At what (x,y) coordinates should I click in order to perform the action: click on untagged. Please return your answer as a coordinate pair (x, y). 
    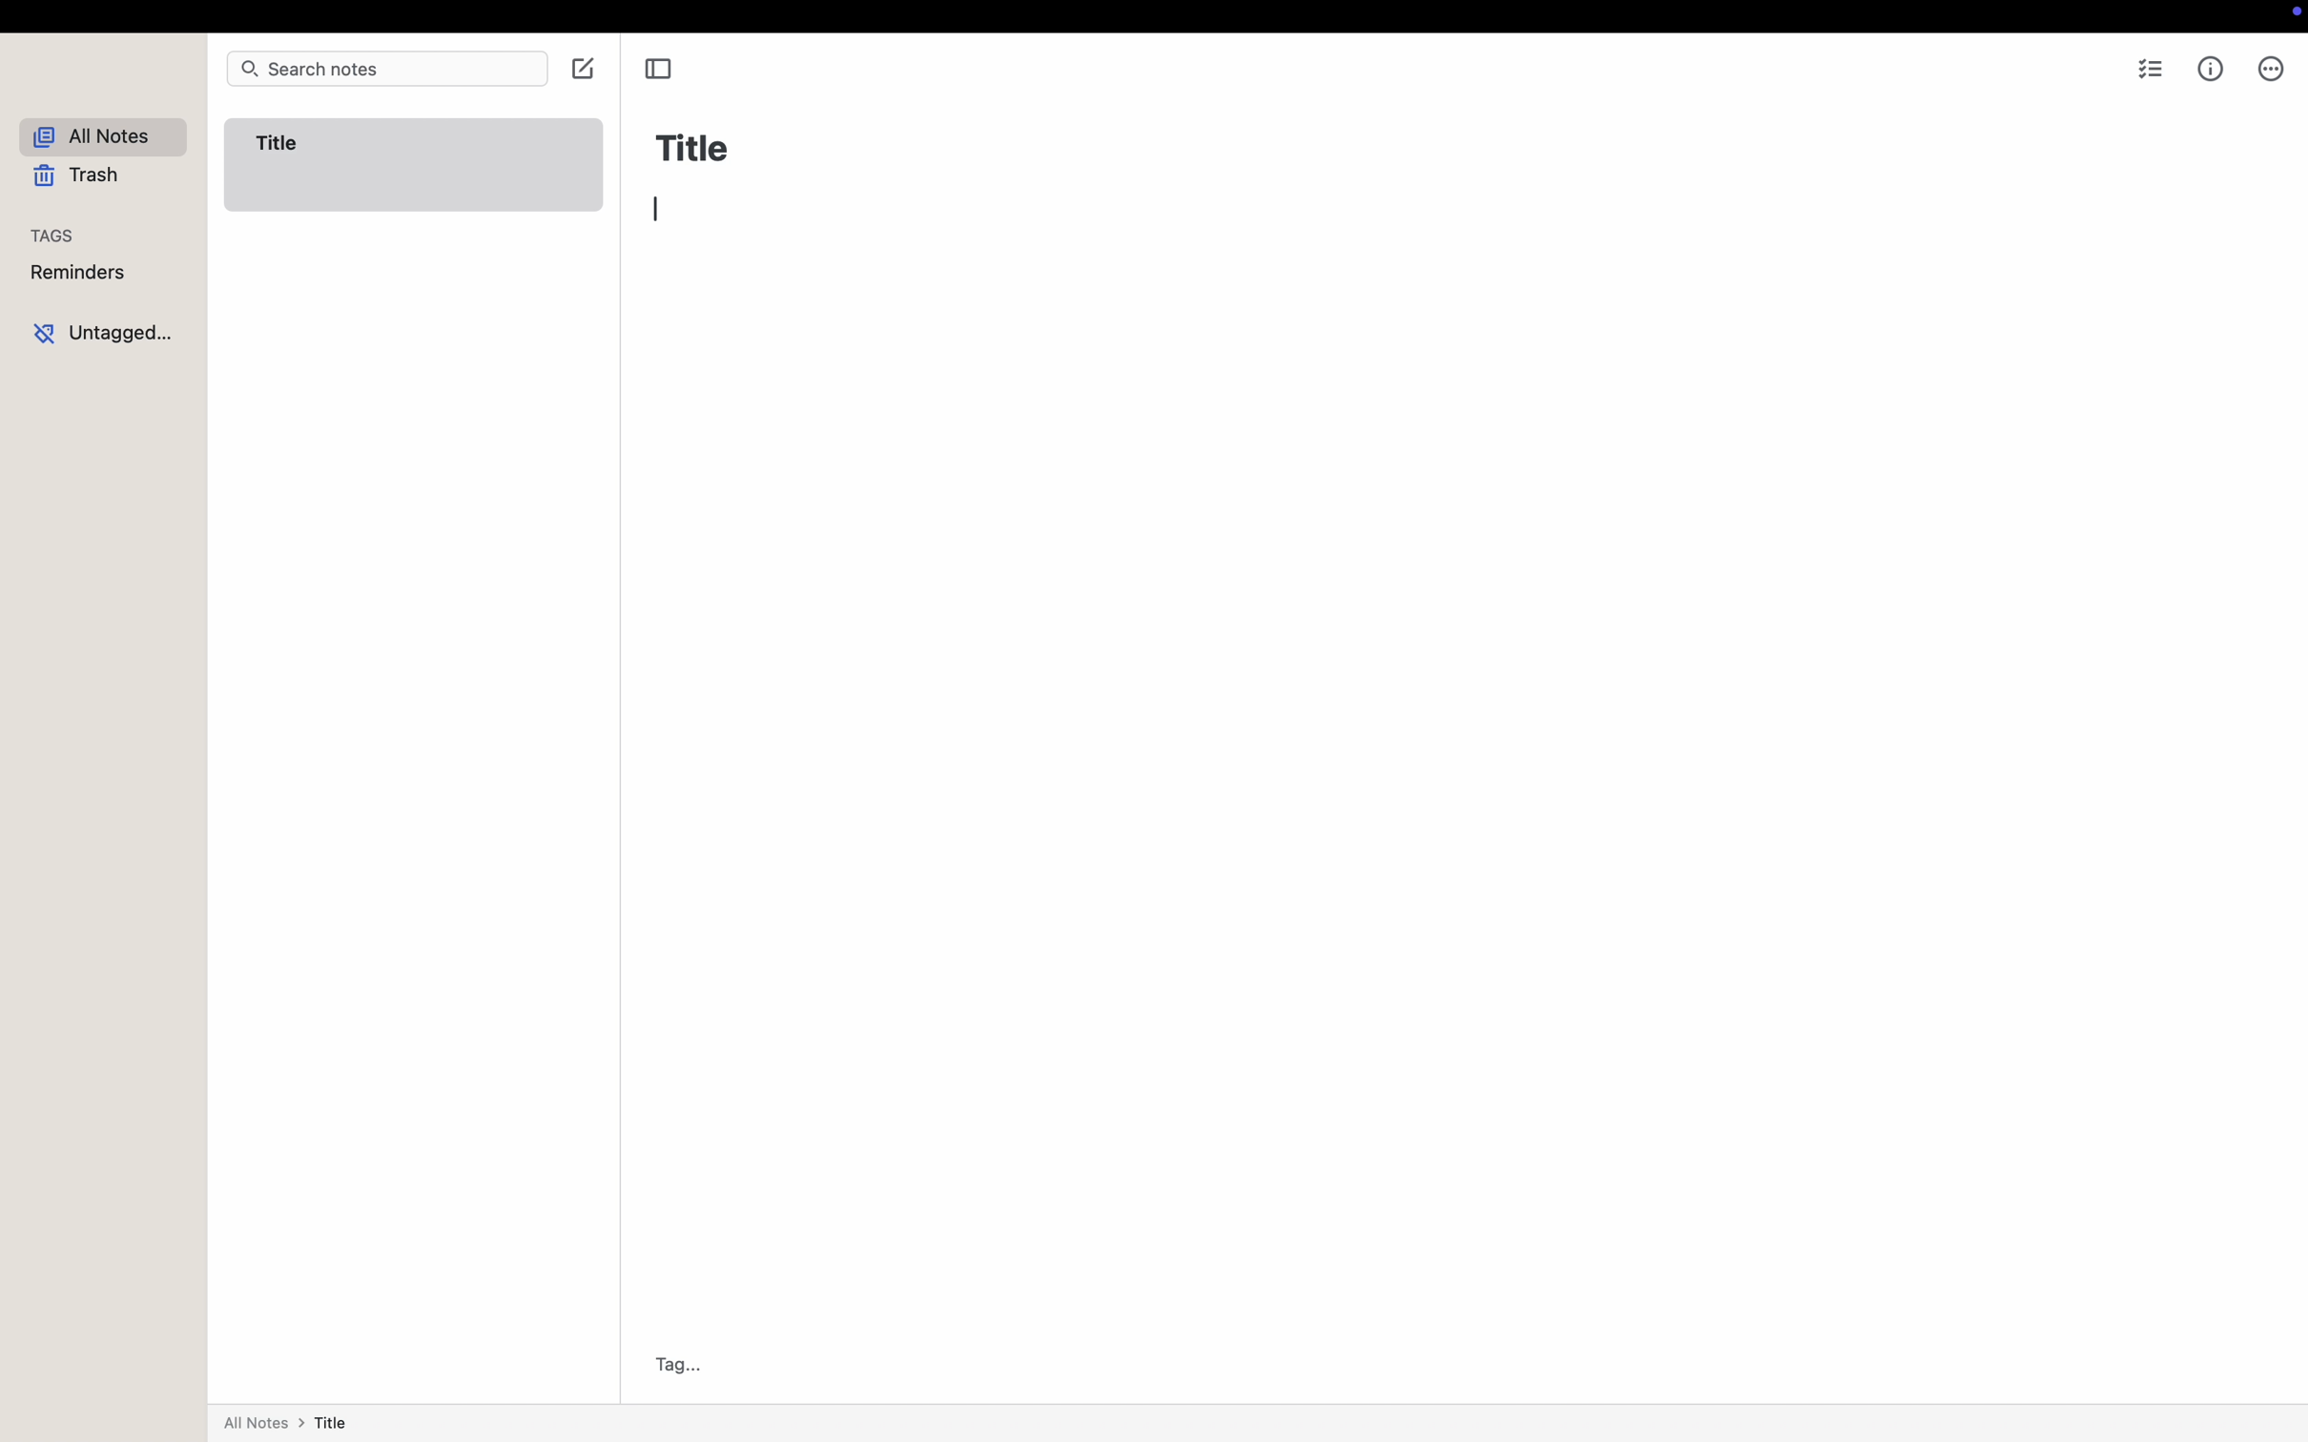
    Looking at the image, I should click on (102, 331).